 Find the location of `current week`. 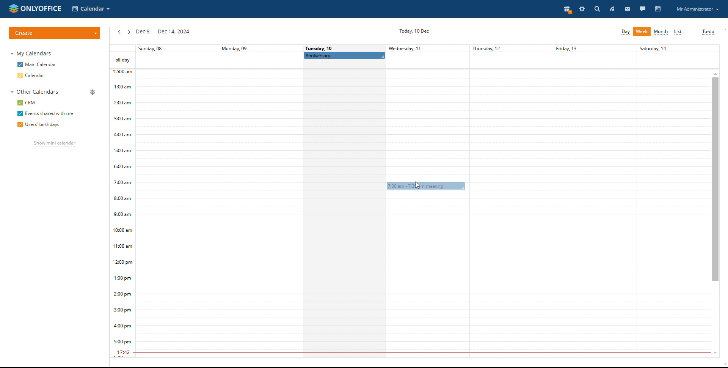

current week is located at coordinates (163, 33).